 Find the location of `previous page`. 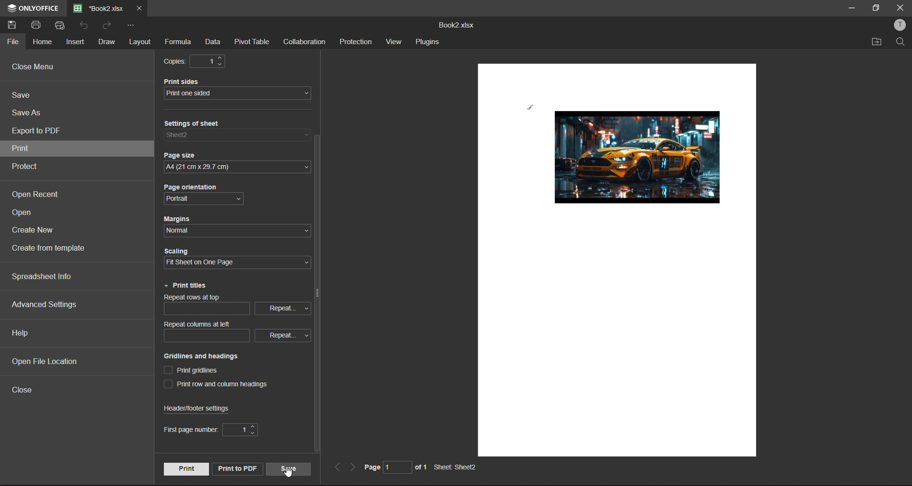

previous page is located at coordinates (336, 468).